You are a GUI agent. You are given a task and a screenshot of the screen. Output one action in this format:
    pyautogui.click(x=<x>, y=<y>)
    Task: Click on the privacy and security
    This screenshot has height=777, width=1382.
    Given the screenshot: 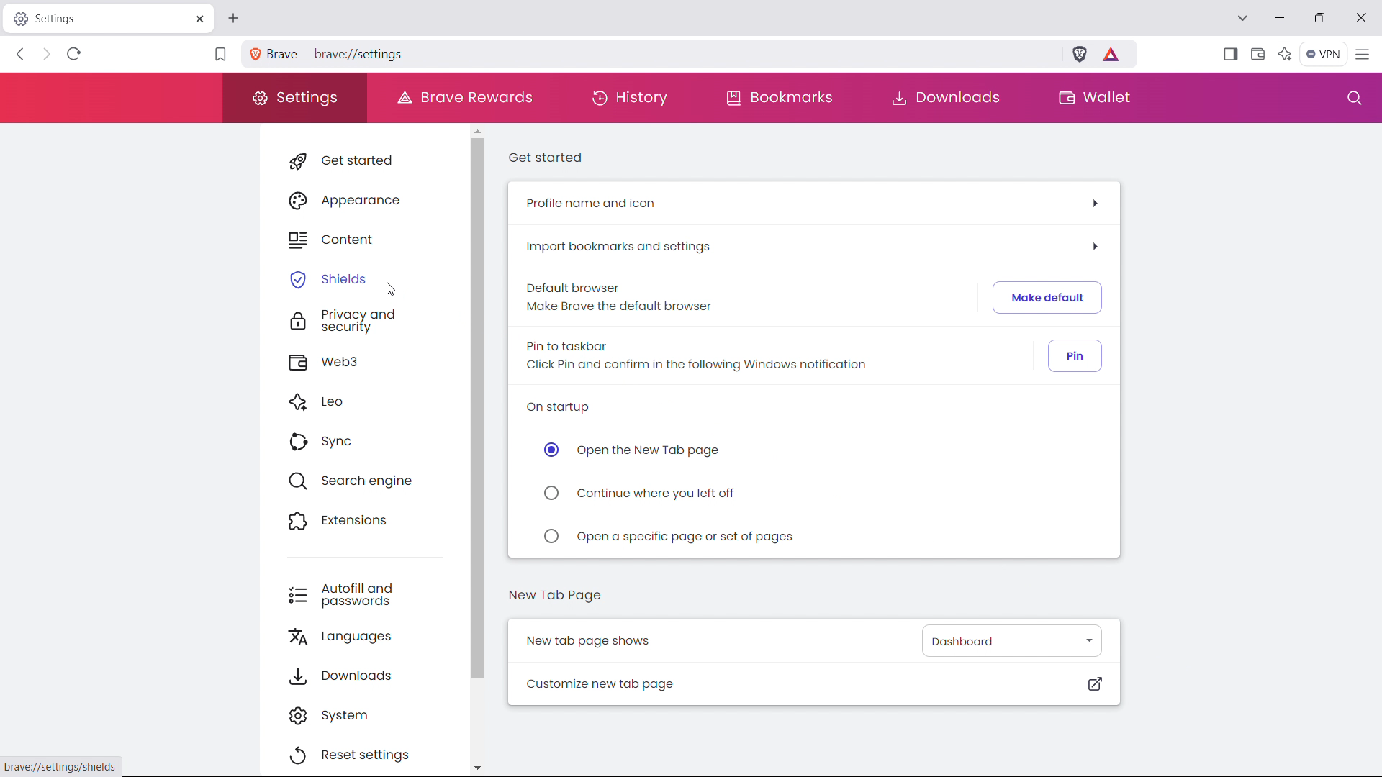 What is the action you would take?
    pyautogui.click(x=364, y=319)
    